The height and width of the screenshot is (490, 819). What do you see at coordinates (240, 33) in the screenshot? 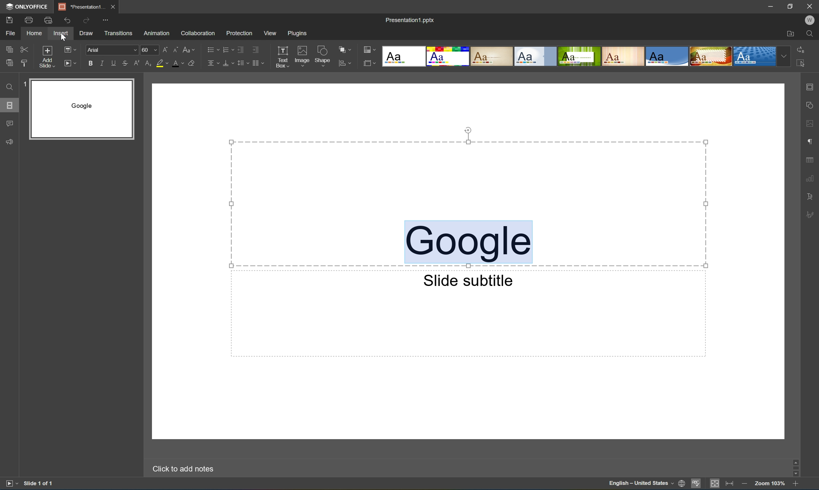
I see `Protection` at bounding box center [240, 33].